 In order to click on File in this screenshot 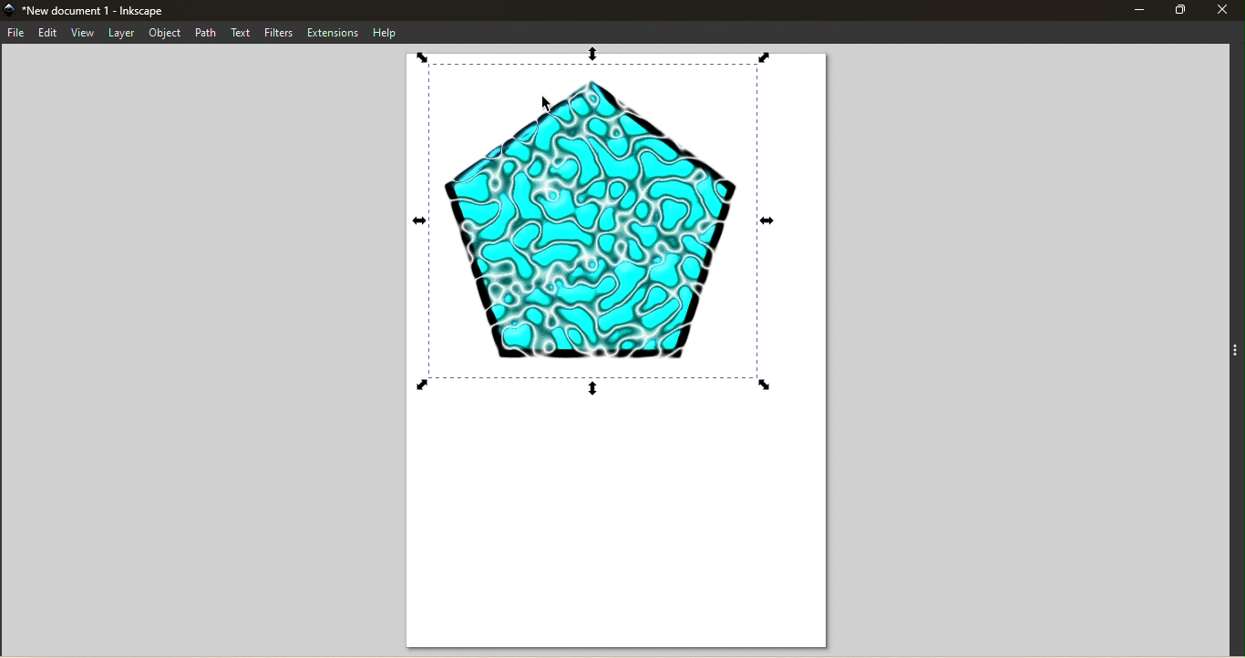, I will do `click(16, 34)`.